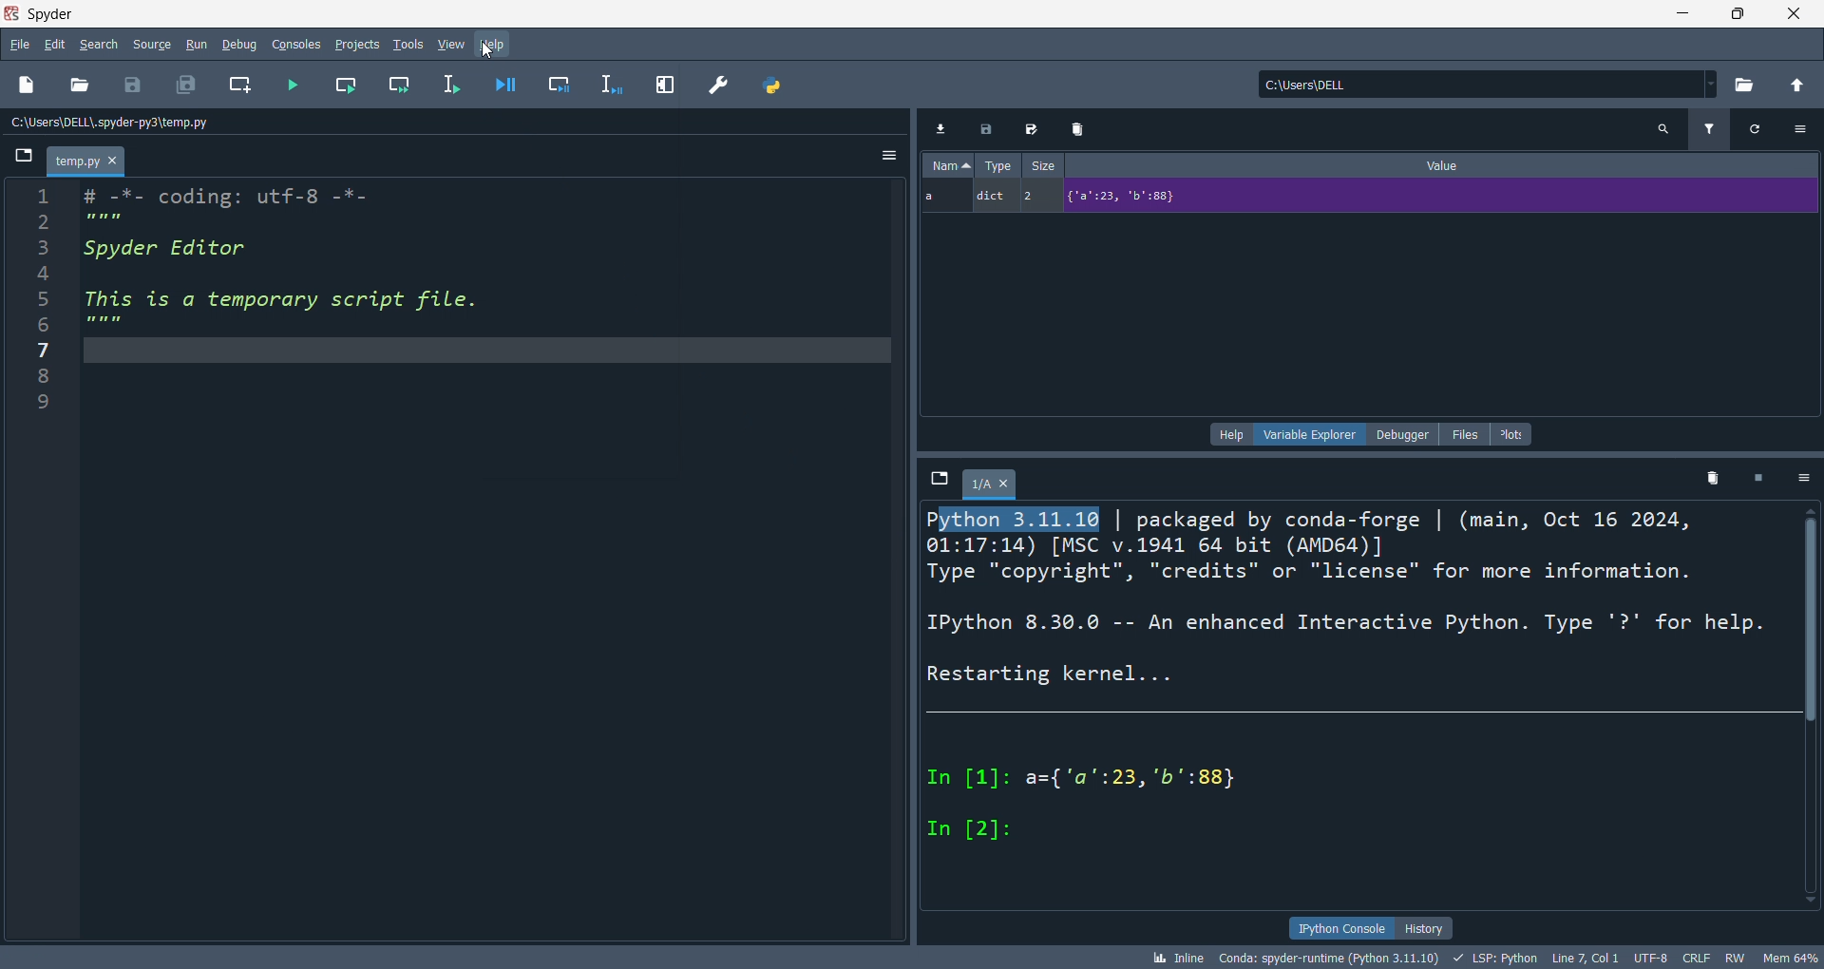 This screenshot has width=1824, height=969. What do you see at coordinates (188, 88) in the screenshot?
I see `save all` at bounding box center [188, 88].